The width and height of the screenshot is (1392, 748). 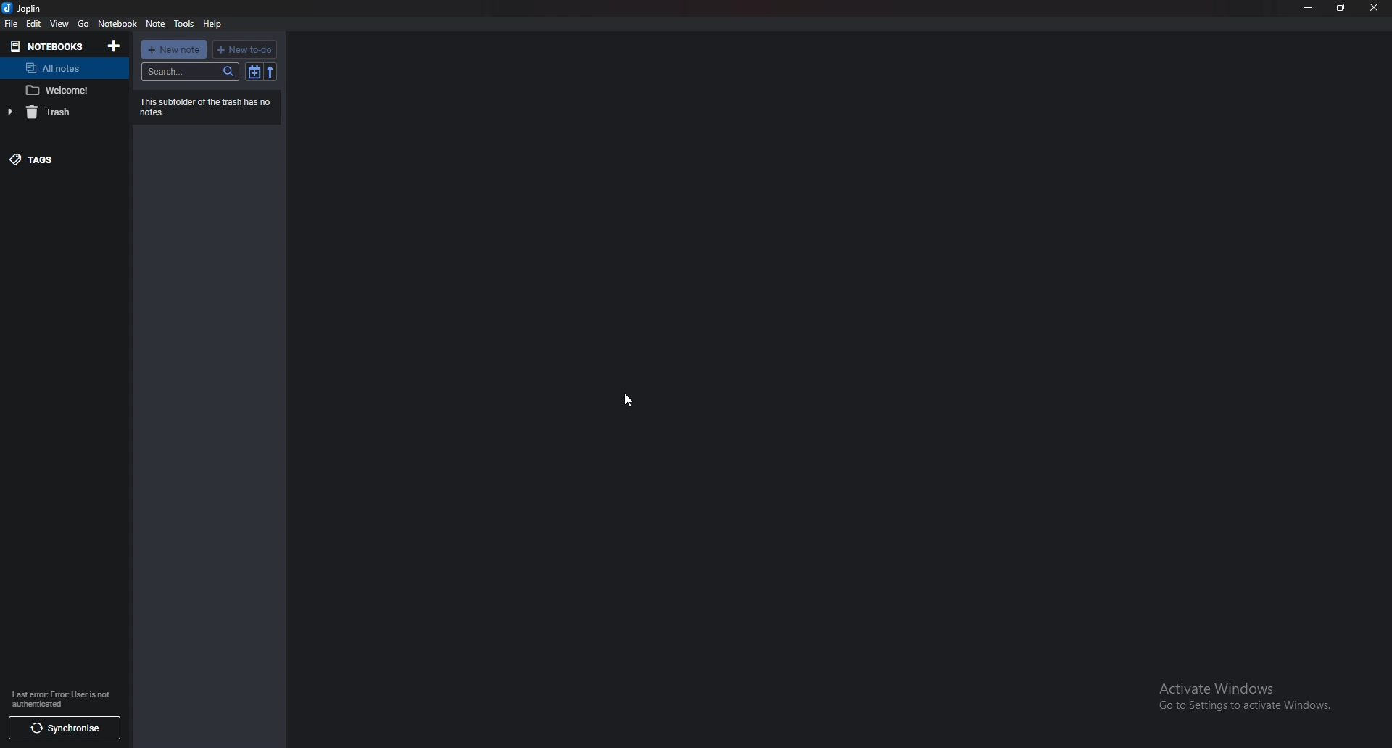 I want to click on note, so click(x=60, y=90).